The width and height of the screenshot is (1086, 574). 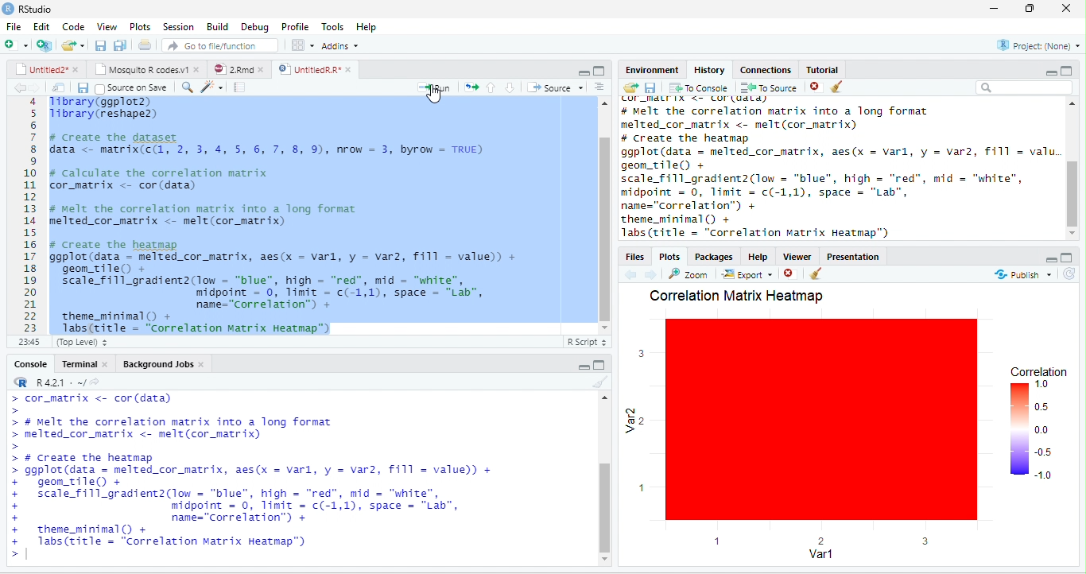 What do you see at coordinates (144, 45) in the screenshot?
I see `document` at bounding box center [144, 45].